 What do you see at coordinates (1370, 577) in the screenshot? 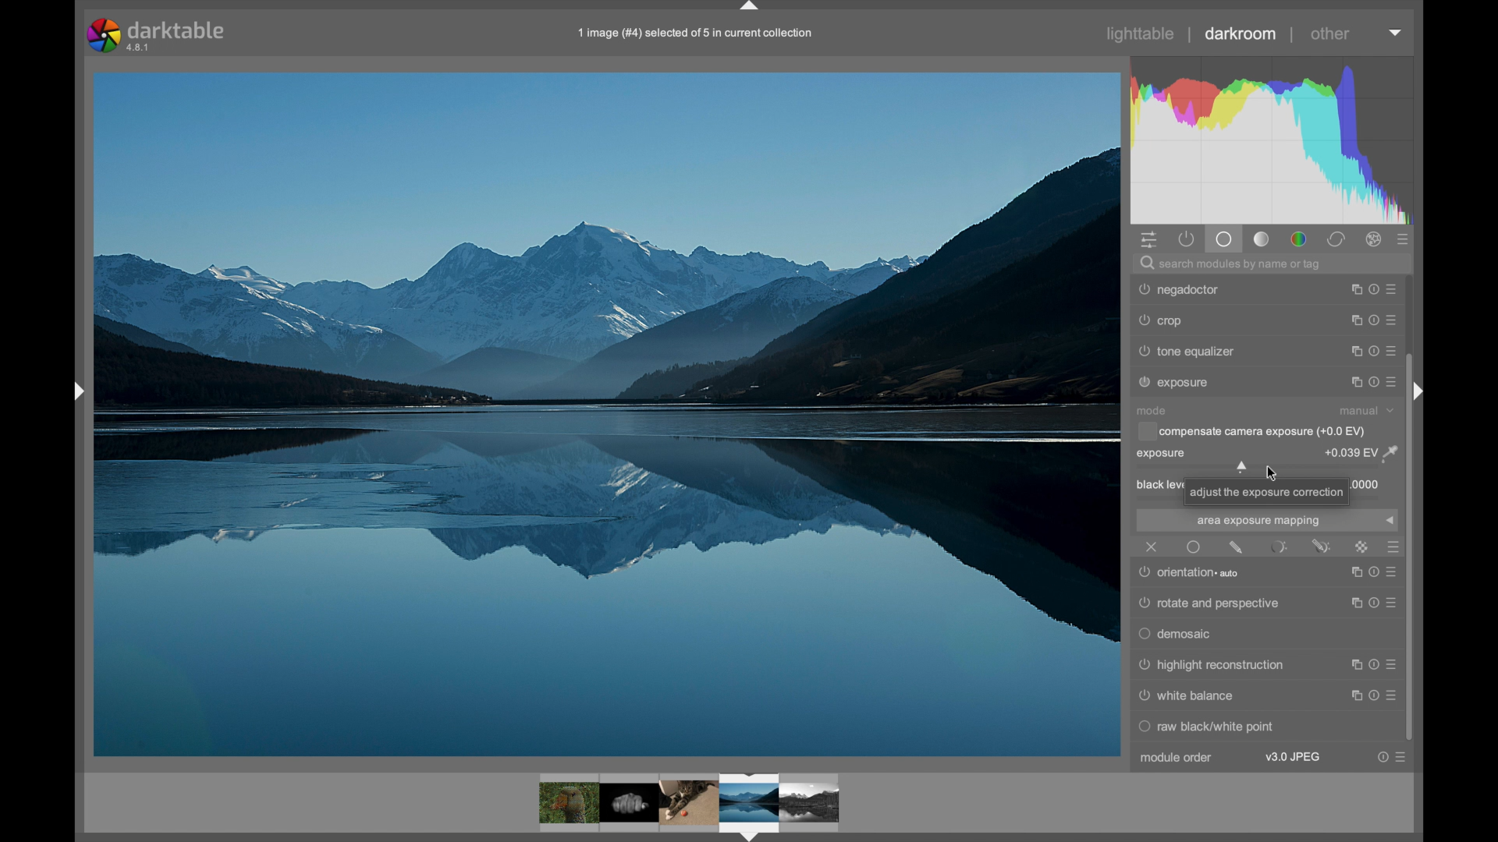
I see `menu` at bounding box center [1370, 577].